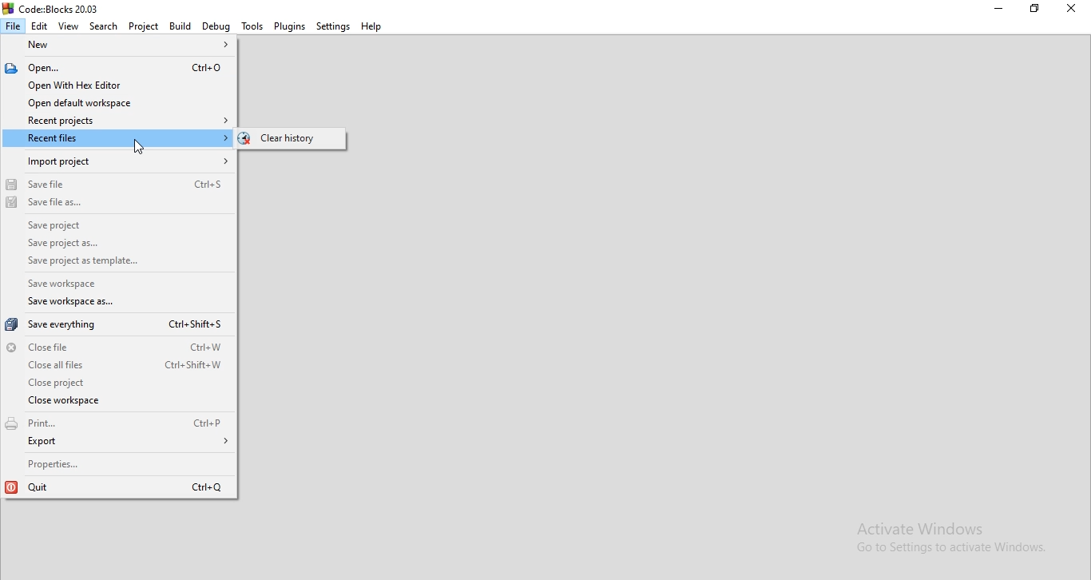 The width and height of the screenshot is (1091, 580). Describe the element at coordinates (119, 445) in the screenshot. I see `Export` at that location.